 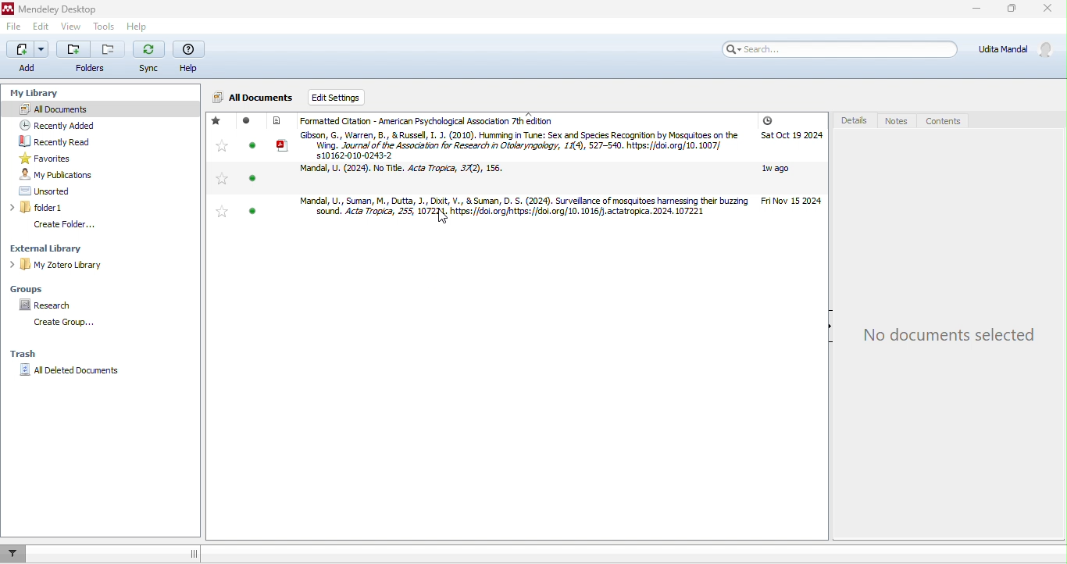 I want to click on research, so click(x=48, y=304).